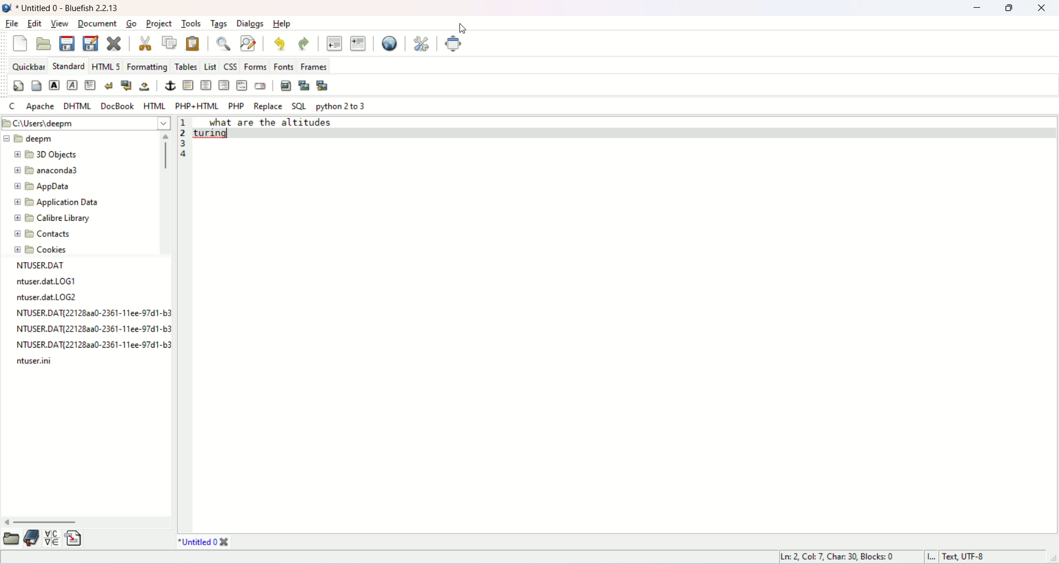 Image resolution: width=1059 pixels, height=564 pixels. What do you see at coordinates (283, 66) in the screenshot?
I see `fonts` at bounding box center [283, 66].